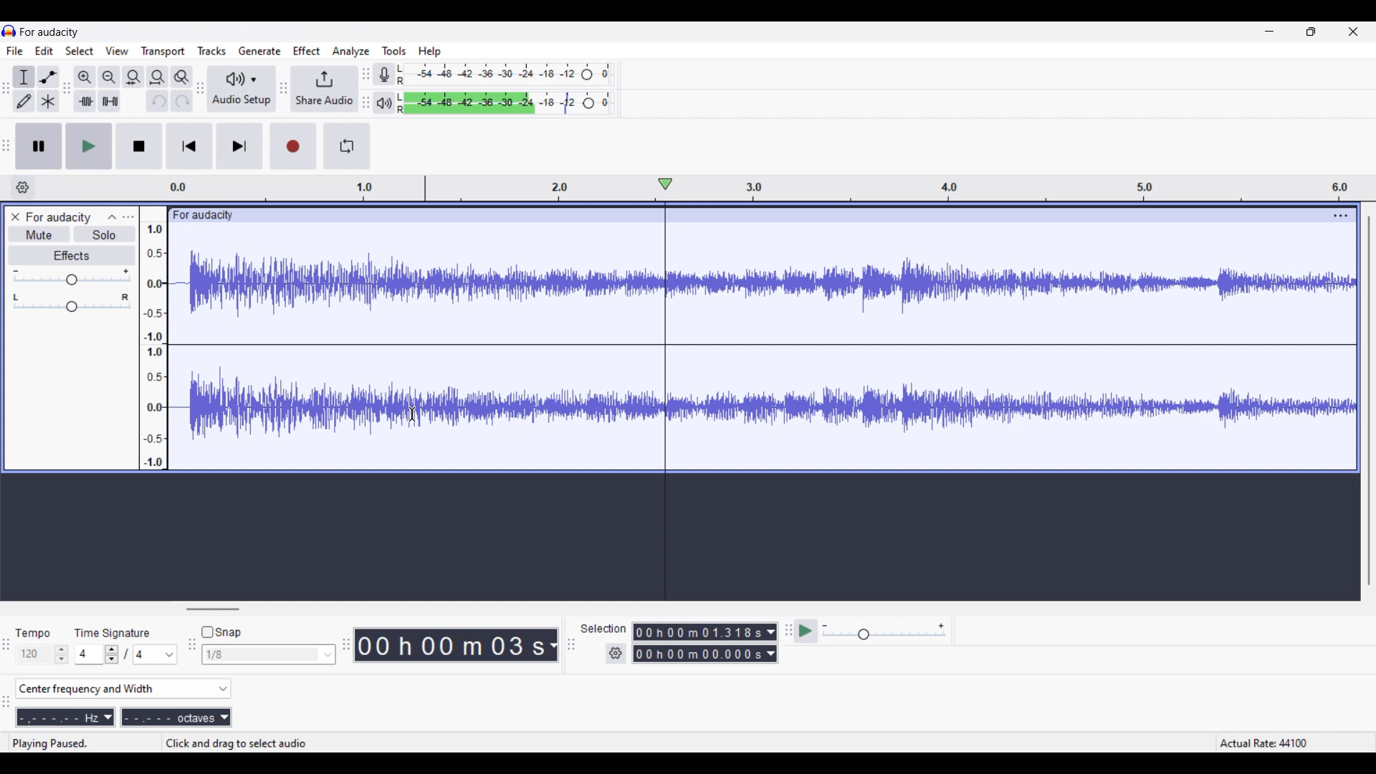 The image size is (1376, 774). What do you see at coordinates (347, 146) in the screenshot?
I see `Enable looping` at bounding box center [347, 146].